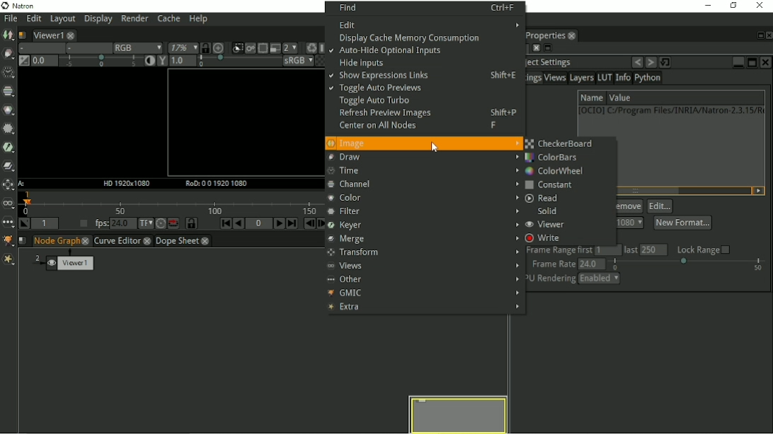 The image size is (773, 434). I want to click on sRGB, so click(290, 61).